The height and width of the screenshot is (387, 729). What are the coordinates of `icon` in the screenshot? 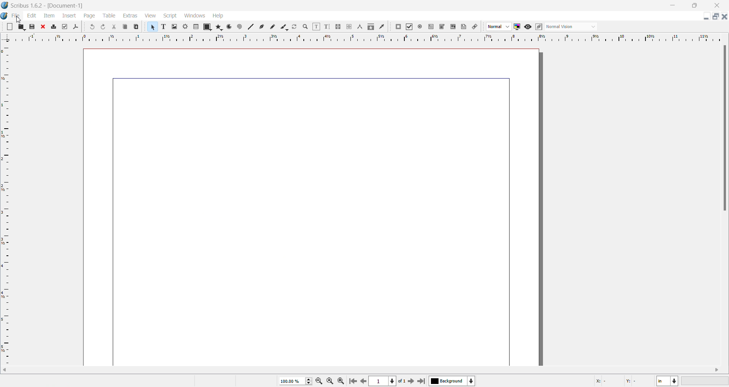 It's located at (359, 27).